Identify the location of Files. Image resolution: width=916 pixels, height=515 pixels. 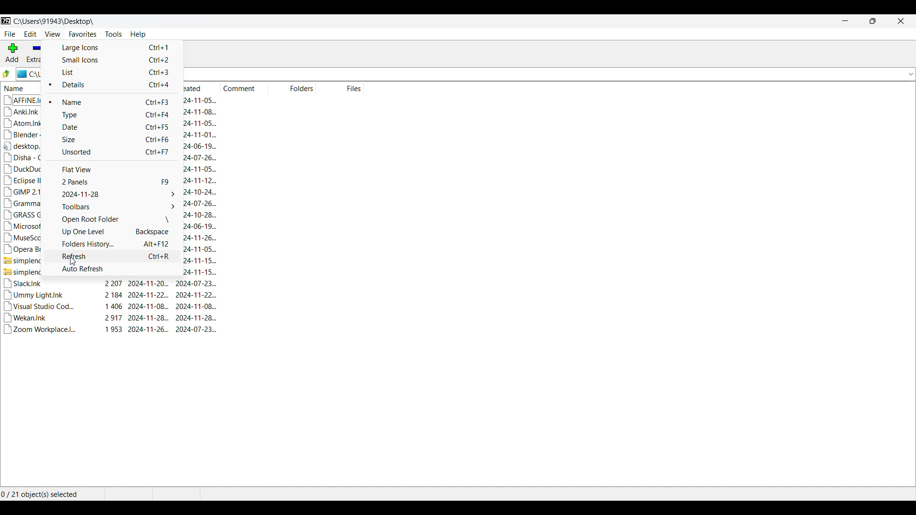
(340, 88).